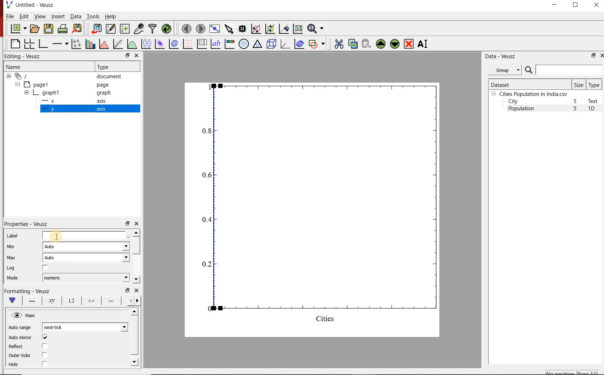 The image size is (604, 375). Describe the element at coordinates (423, 44) in the screenshot. I see `renames the selected widget` at that location.